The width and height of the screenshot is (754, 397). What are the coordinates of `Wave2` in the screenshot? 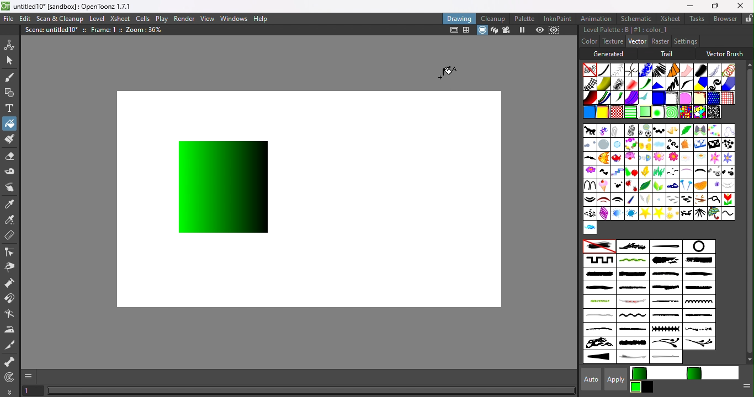 It's located at (590, 228).